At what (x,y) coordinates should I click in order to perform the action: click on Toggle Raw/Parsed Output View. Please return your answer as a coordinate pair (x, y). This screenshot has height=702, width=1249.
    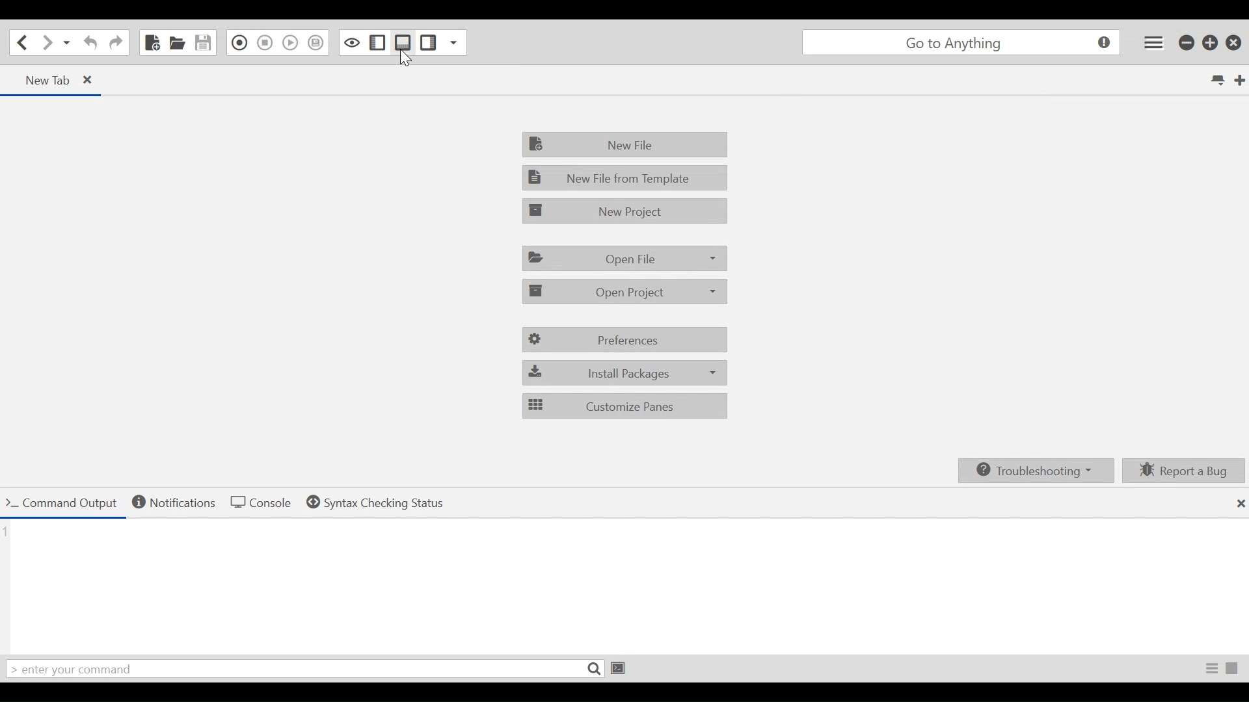
    Looking at the image, I should click on (1212, 668).